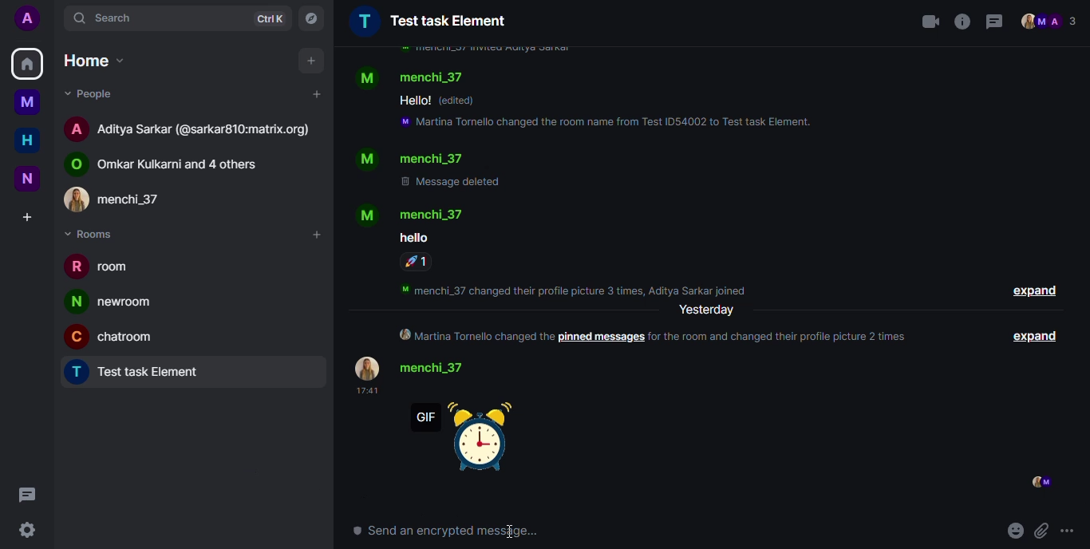  What do you see at coordinates (413, 77) in the screenshot?
I see `menchi_37` at bounding box center [413, 77].